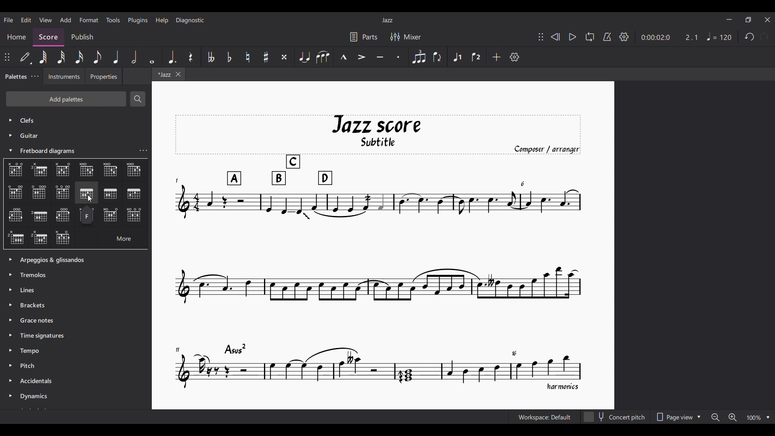 The width and height of the screenshot is (775, 436). What do you see at coordinates (248, 57) in the screenshot?
I see `Toggle natural` at bounding box center [248, 57].